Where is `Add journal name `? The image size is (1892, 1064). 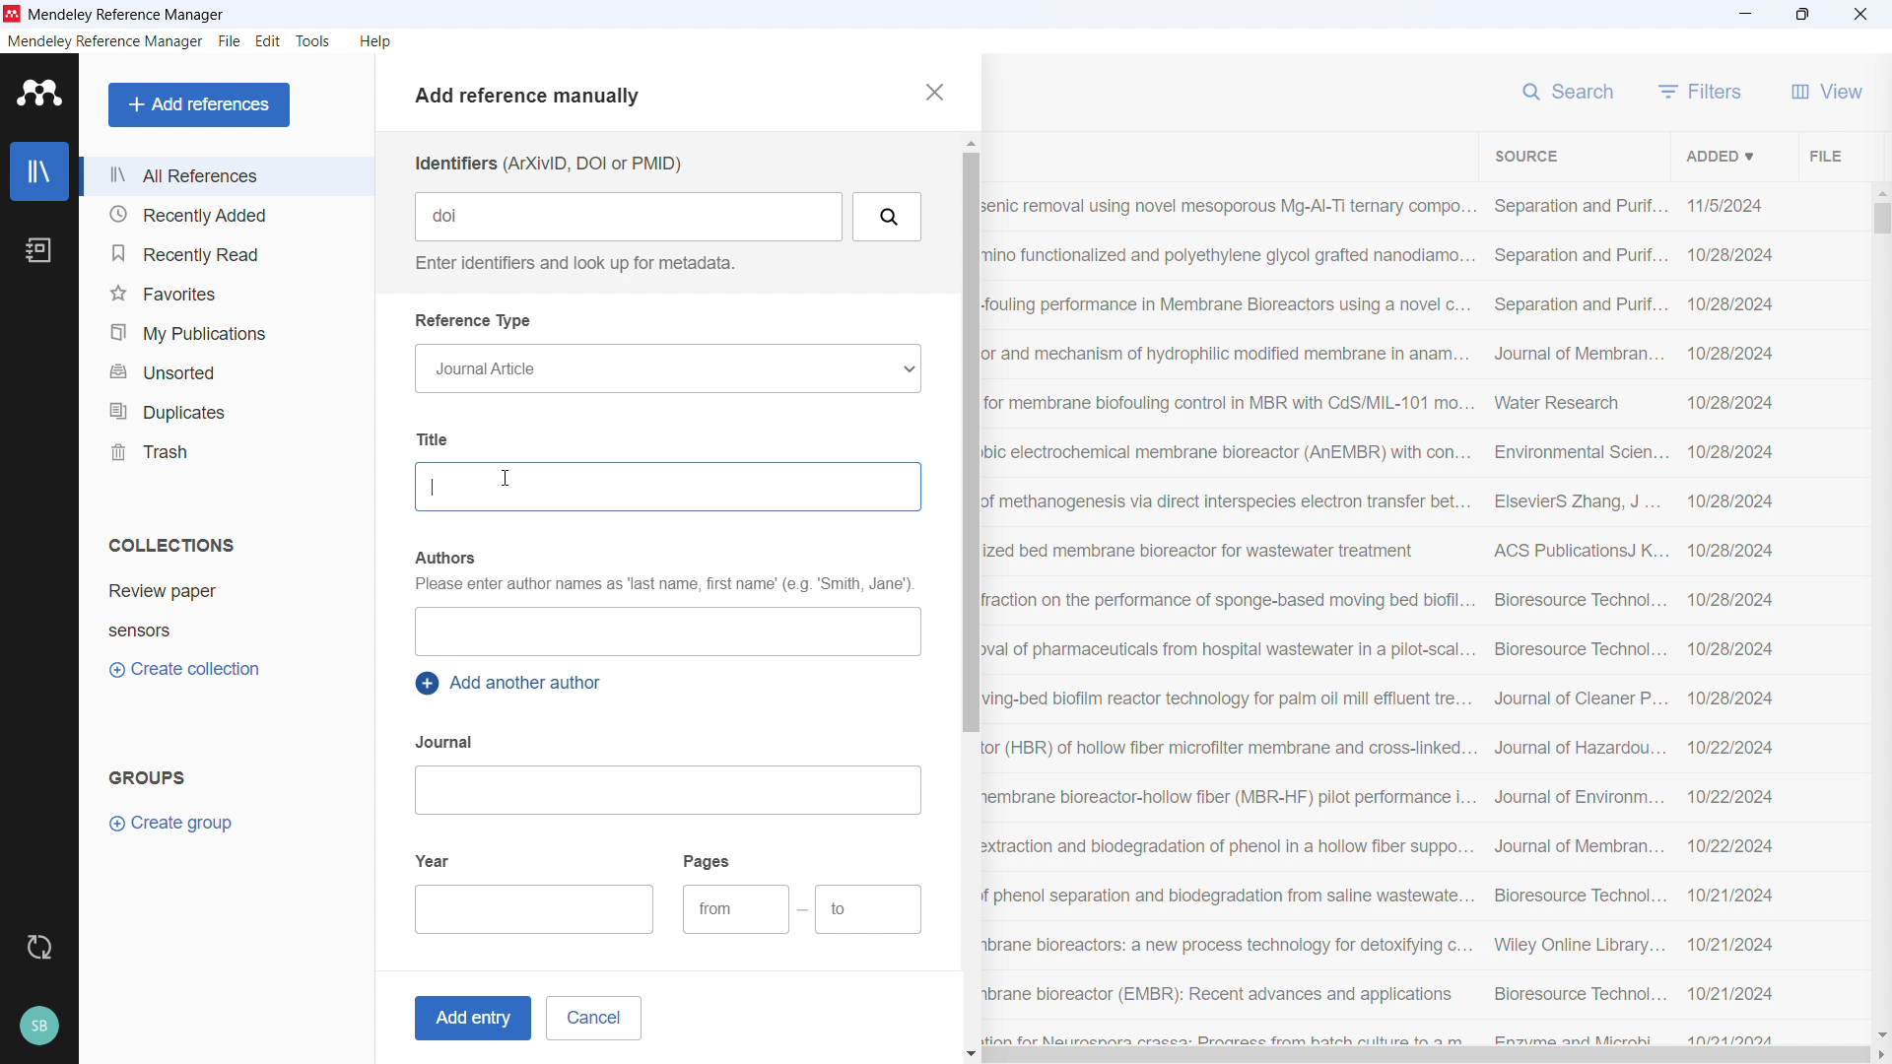
Add journal name  is located at coordinates (666, 790).